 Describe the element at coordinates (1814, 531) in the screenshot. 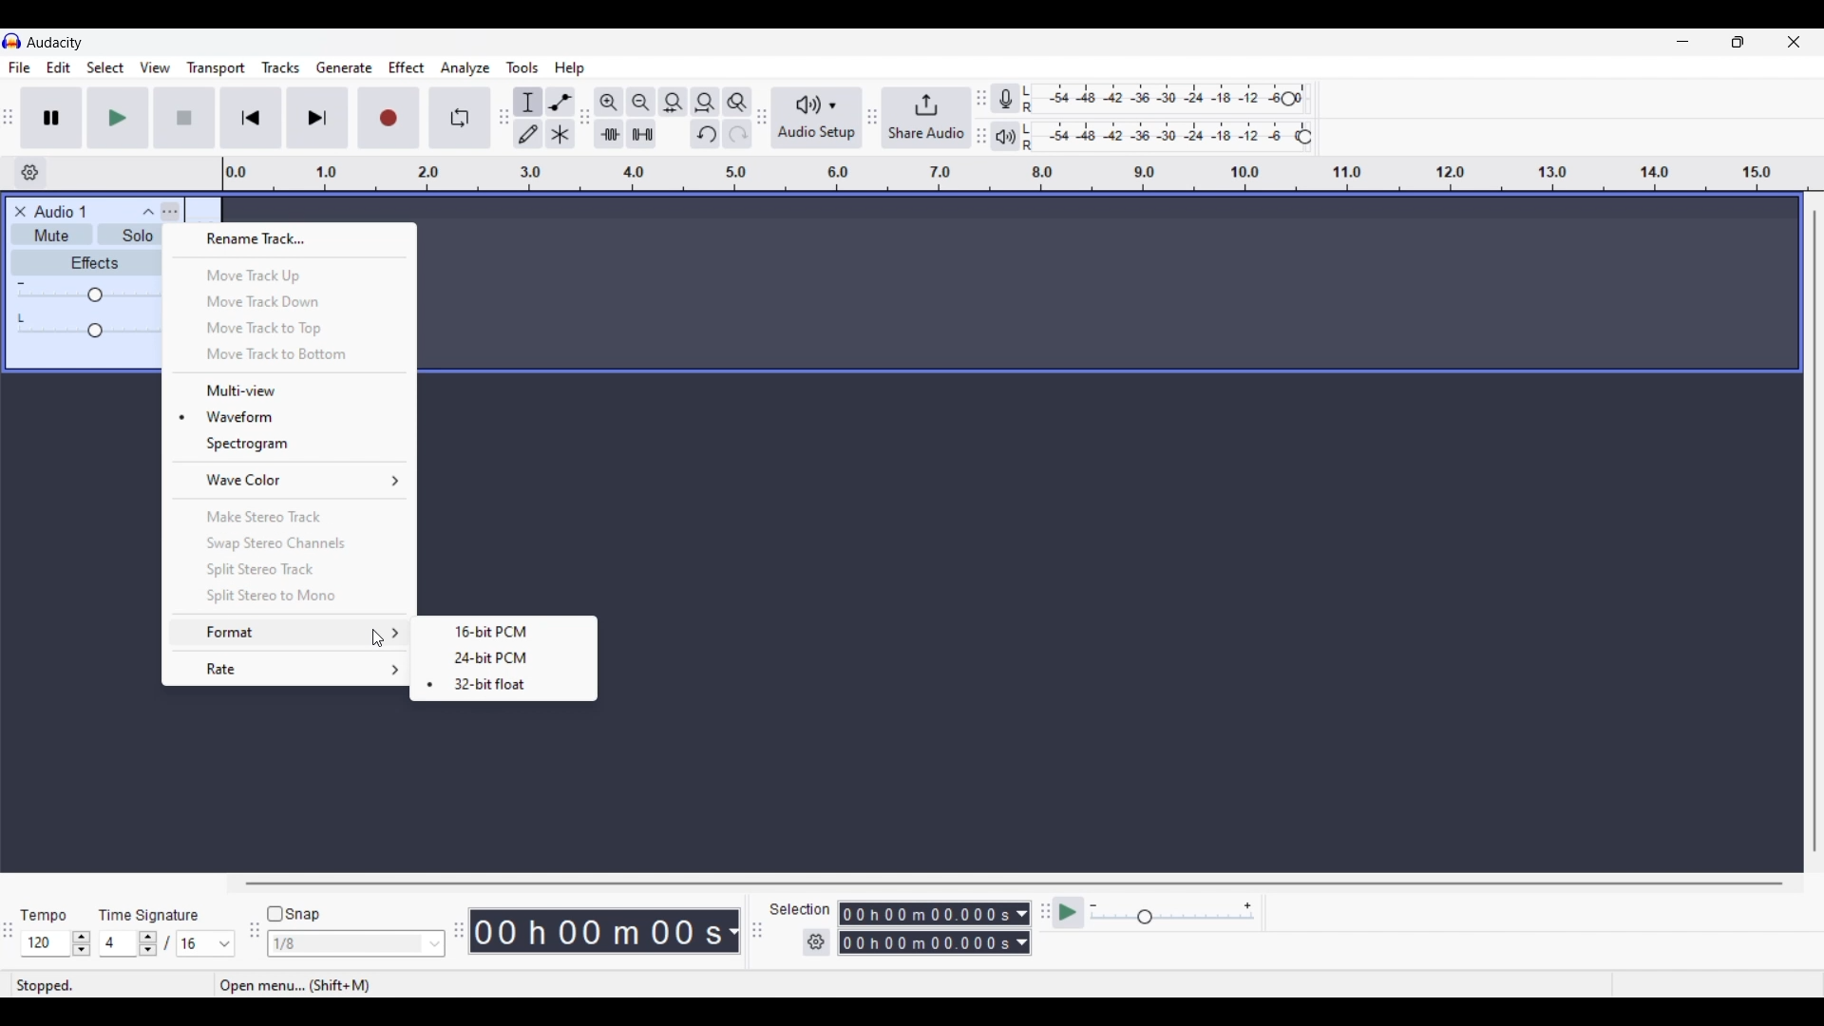

I see `Vertical slide bar` at that location.